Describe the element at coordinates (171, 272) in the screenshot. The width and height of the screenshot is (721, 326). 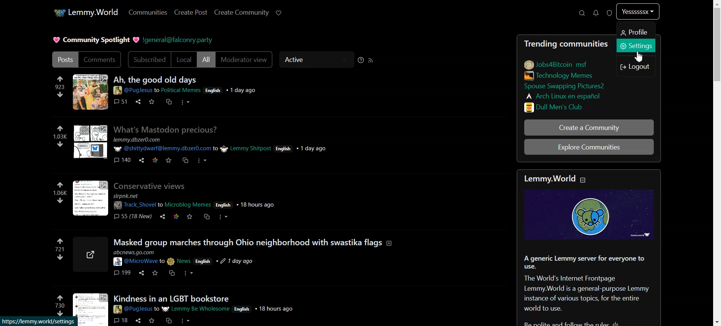
I see `cross share` at that location.